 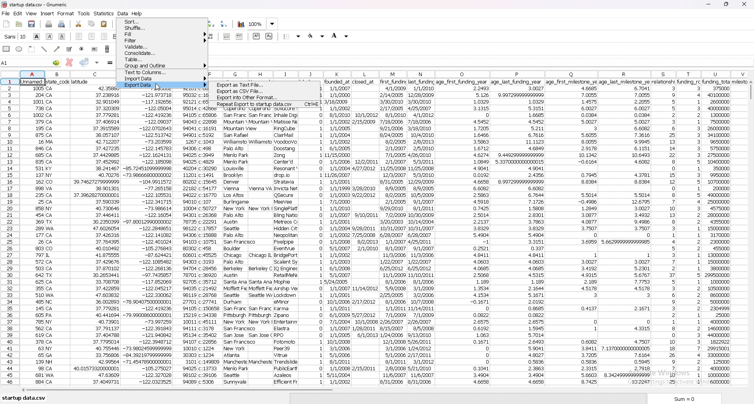 I want to click on subscript, so click(x=269, y=36).